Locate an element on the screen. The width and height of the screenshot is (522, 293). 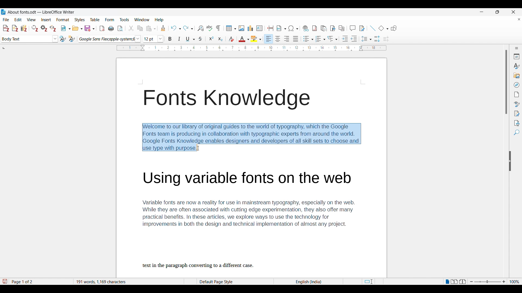
Copy is located at coordinates (140, 28).